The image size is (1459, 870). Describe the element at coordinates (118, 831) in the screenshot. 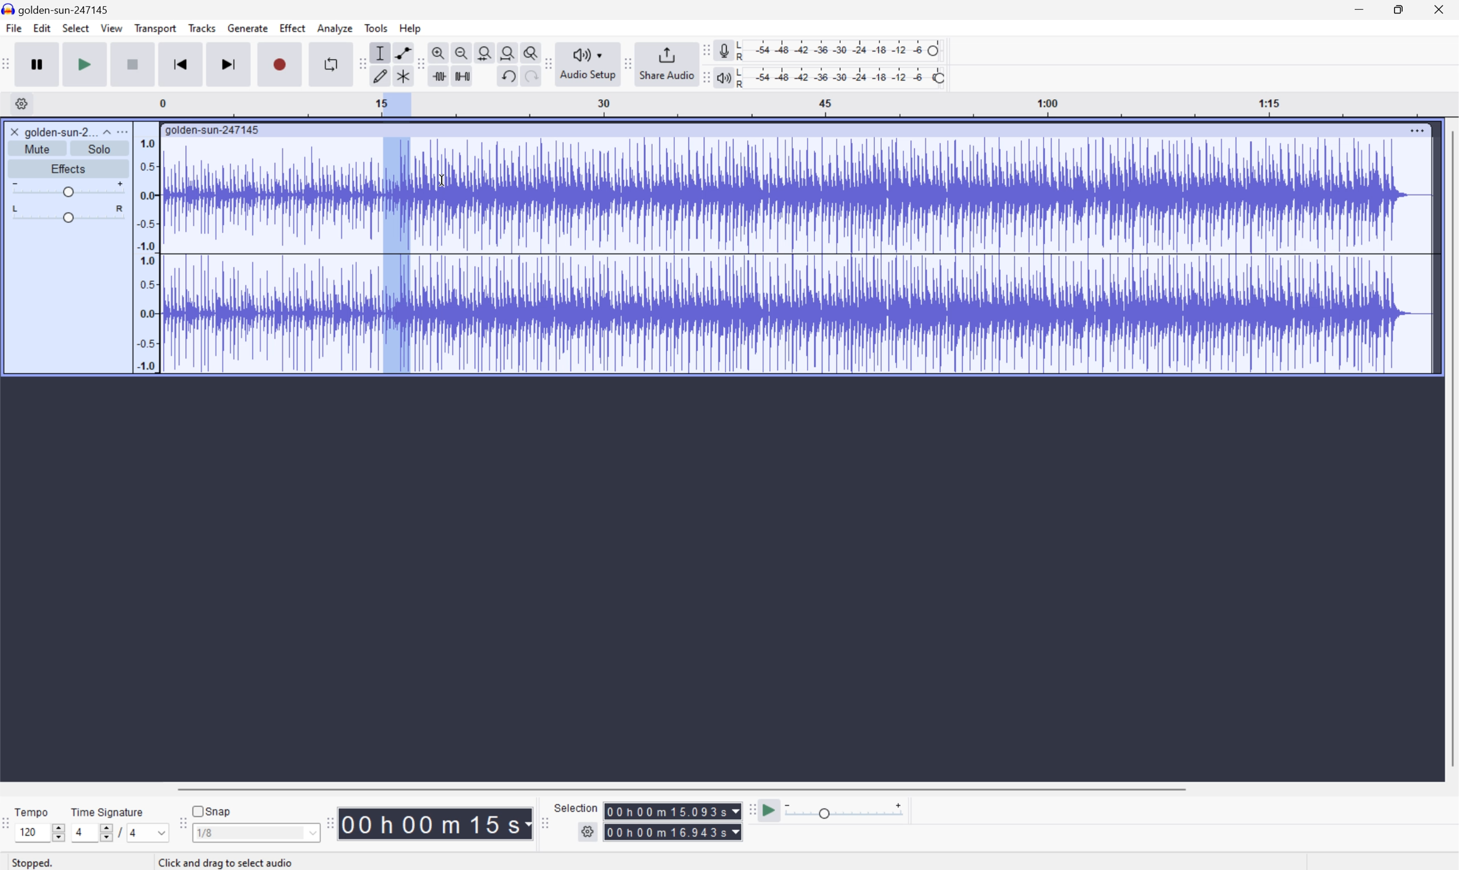

I see `/` at that location.